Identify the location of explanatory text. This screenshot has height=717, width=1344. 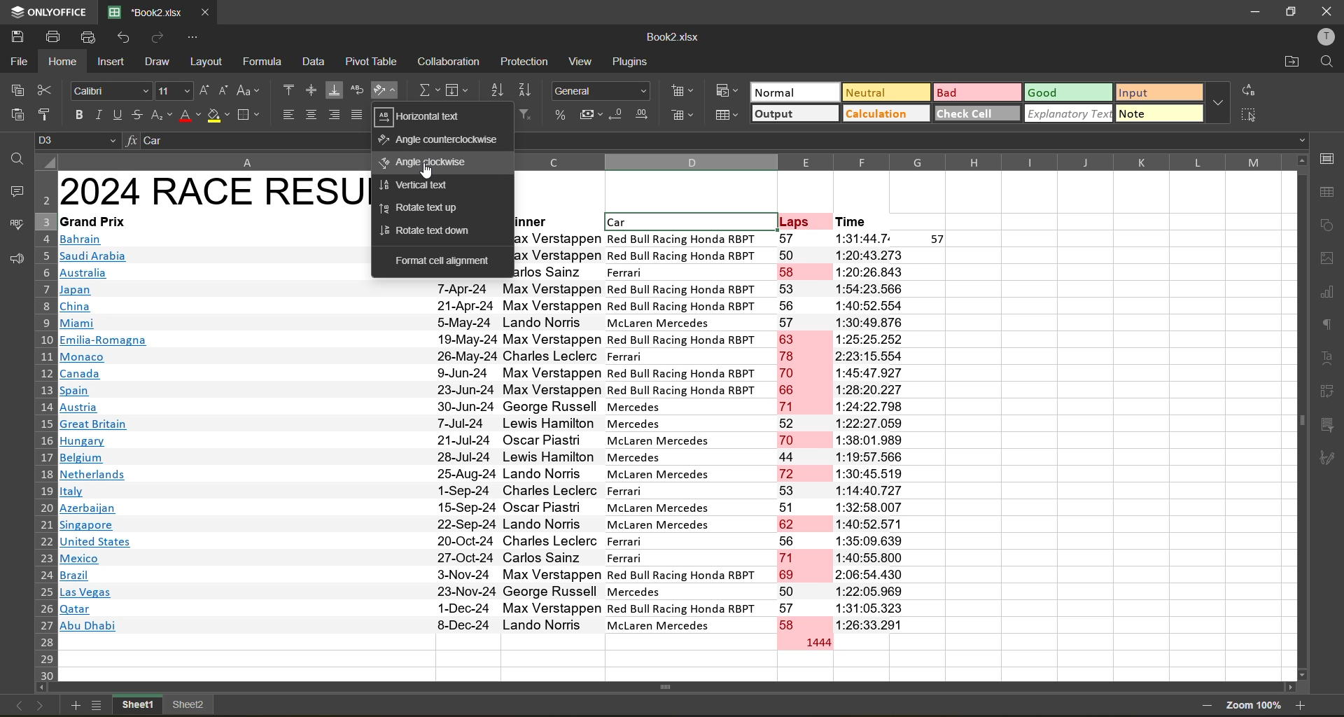
(1070, 116).